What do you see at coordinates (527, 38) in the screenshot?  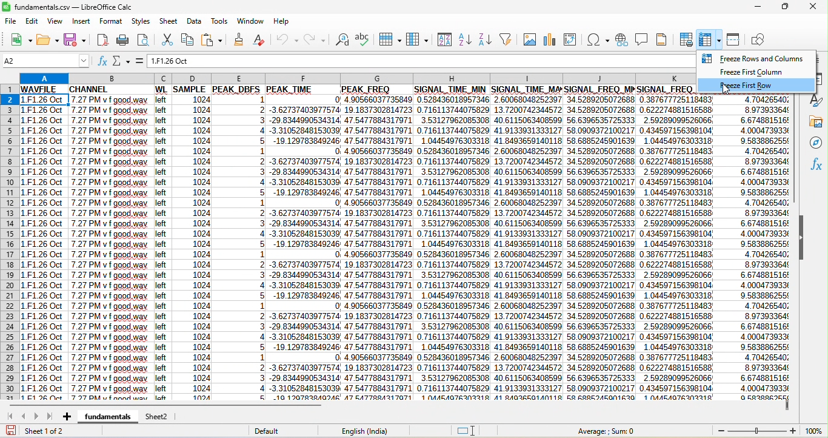 I see `image` at bounding box center [527, 38].